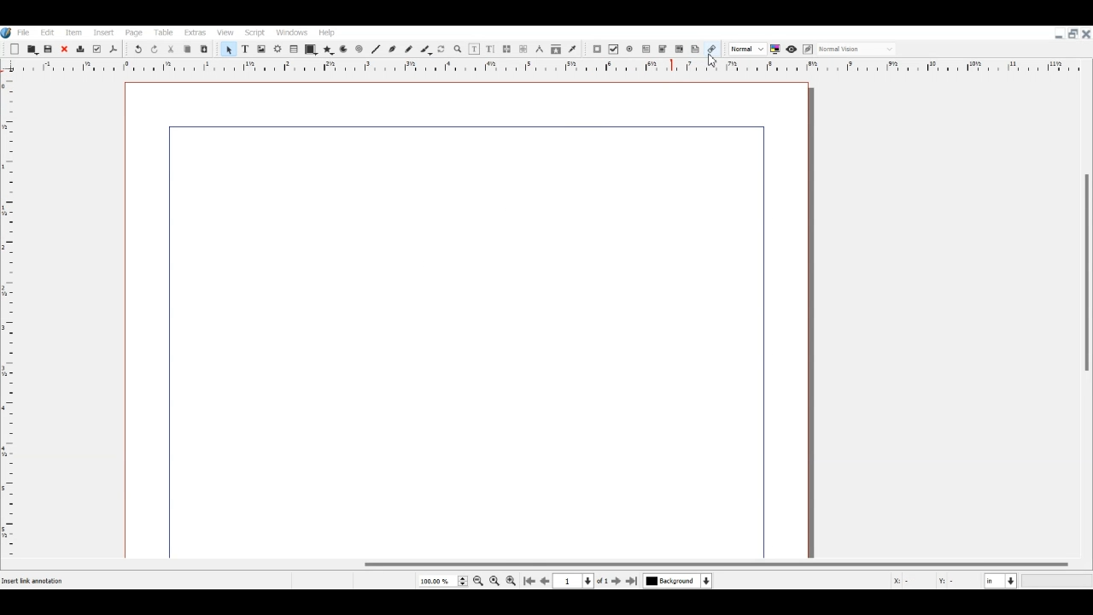  What do you see at coordinates (195, 32) in the screenshot?
I see `Extras` at bounding box center [195, 32].